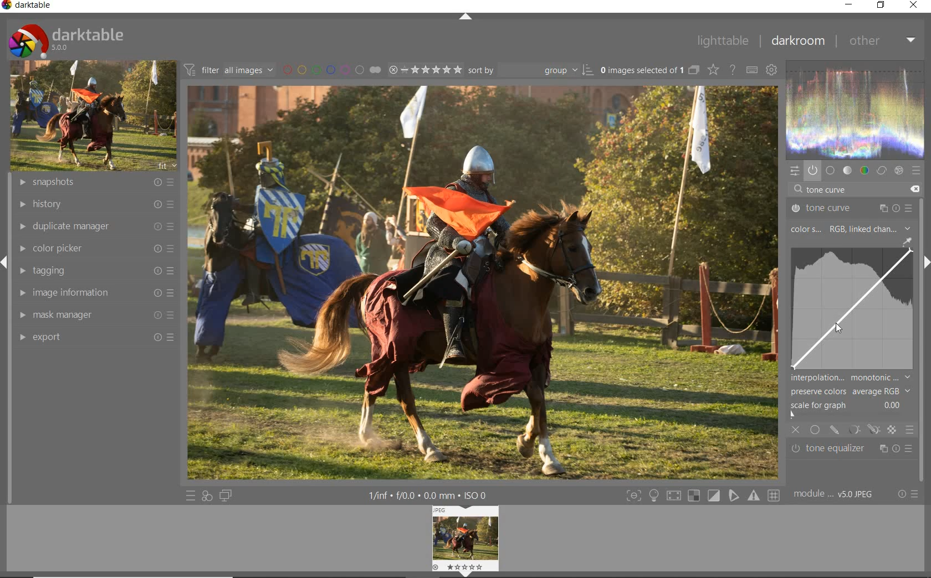 This screenshot has width=931, height=578. I want to click on enable for online help, so click(733, 71).